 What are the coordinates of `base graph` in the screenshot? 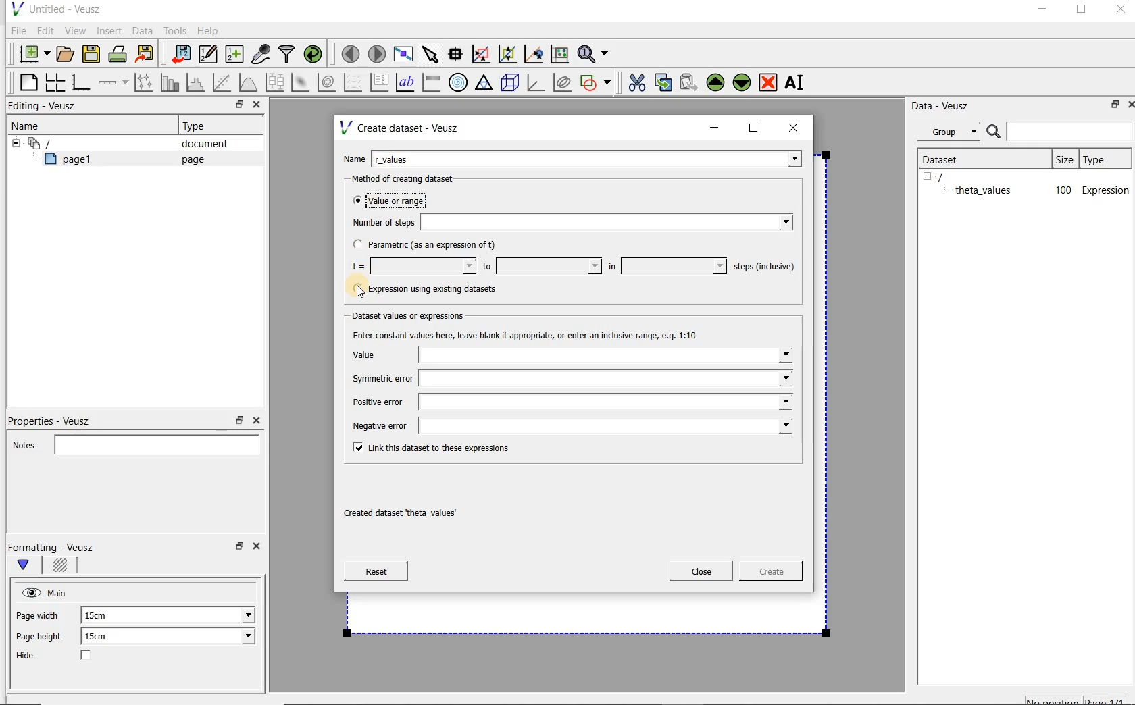 It's located at (80, 83).